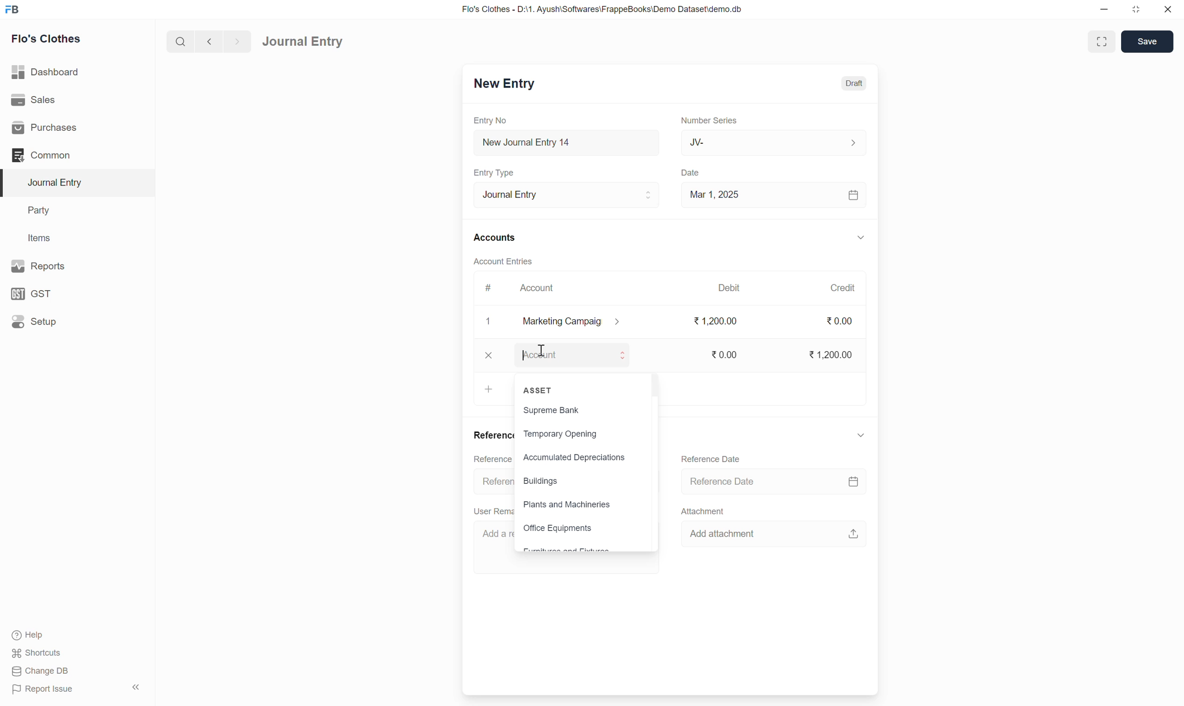  What do you see at coordinates (48, 39) in the screenshot?
I see `Flo's Clothes` at bounding box center [48, 39].